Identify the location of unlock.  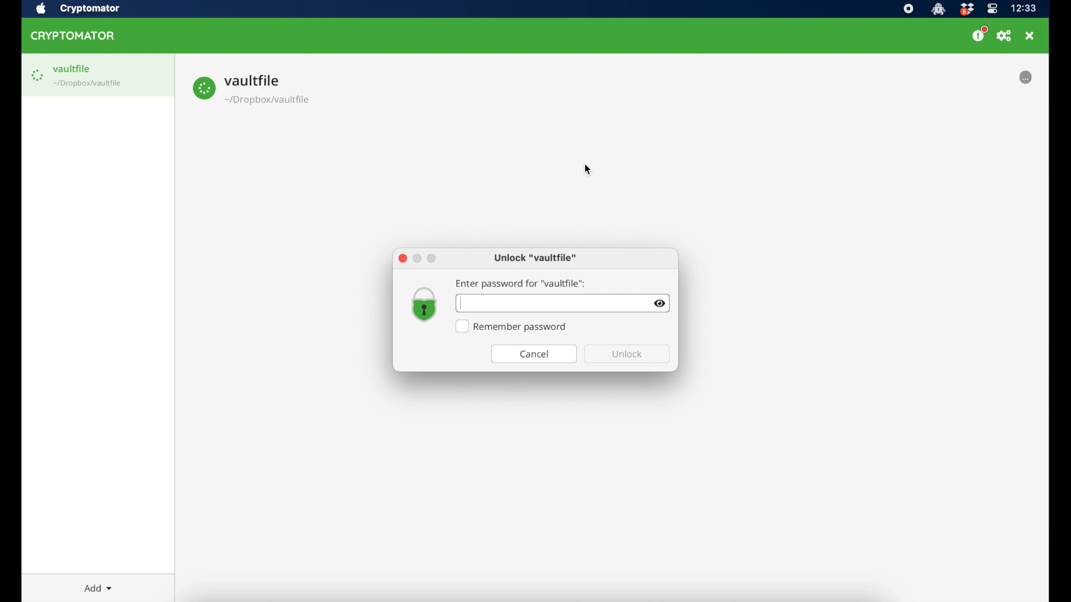
(626, 353).